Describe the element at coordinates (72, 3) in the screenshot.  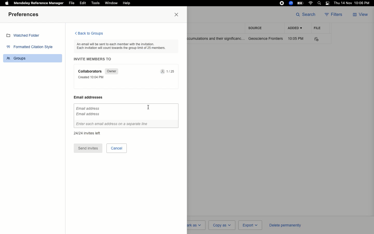
I see `File` at that location.